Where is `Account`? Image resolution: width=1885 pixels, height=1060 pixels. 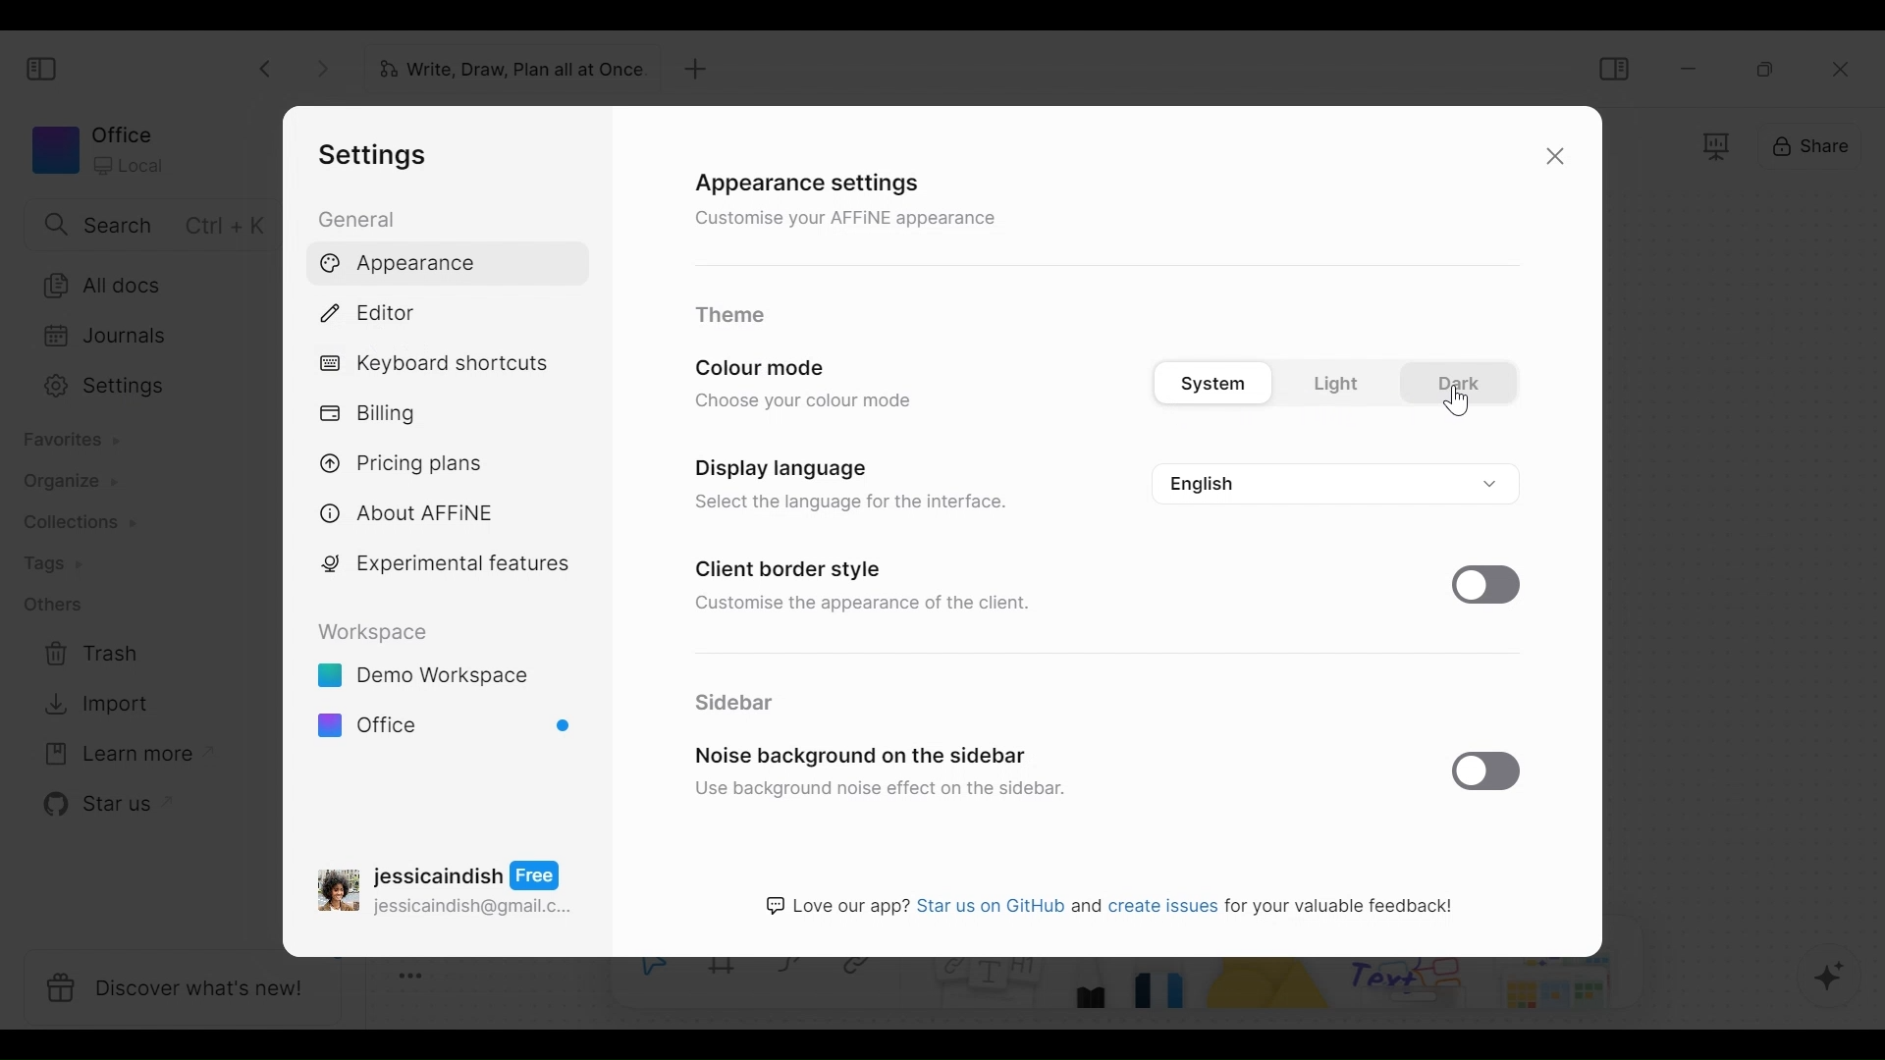 Account is located at coordinates (445, 883).